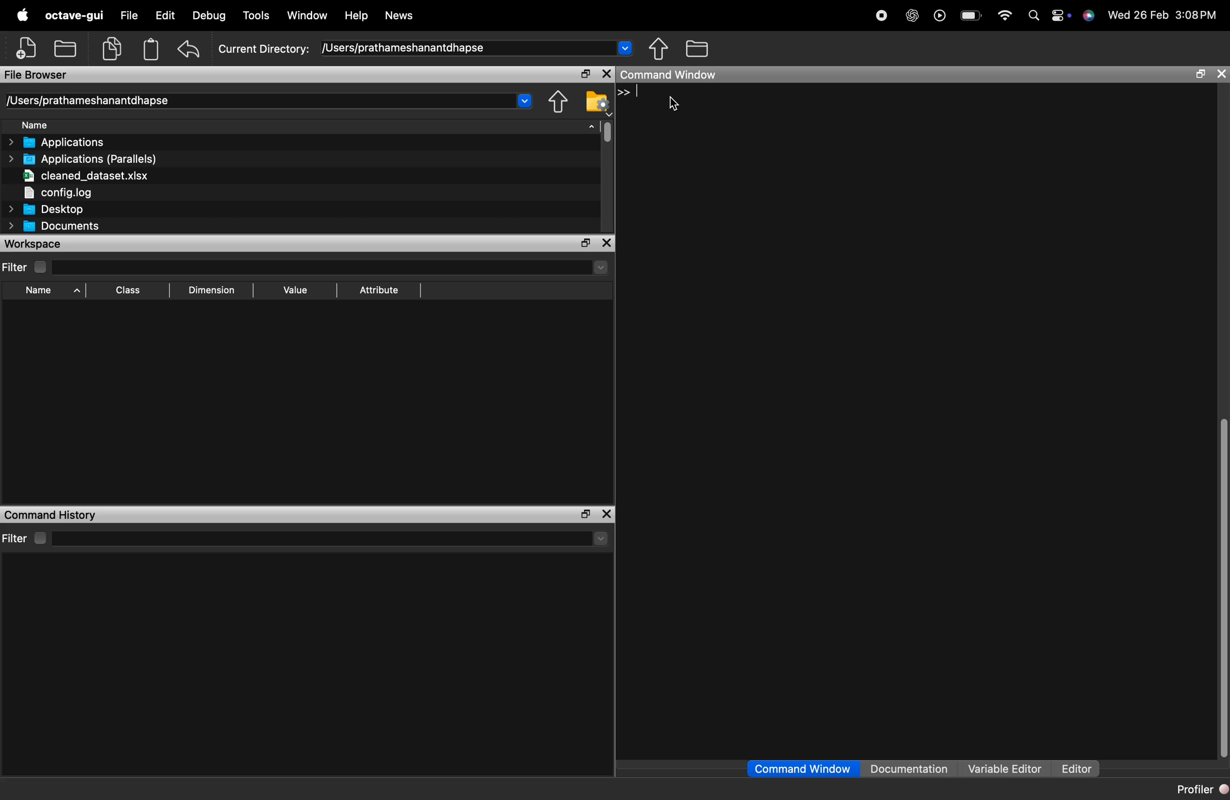 The height and width of the screenshot is (800, 1230). I want to click on apple, so click(22, 15).